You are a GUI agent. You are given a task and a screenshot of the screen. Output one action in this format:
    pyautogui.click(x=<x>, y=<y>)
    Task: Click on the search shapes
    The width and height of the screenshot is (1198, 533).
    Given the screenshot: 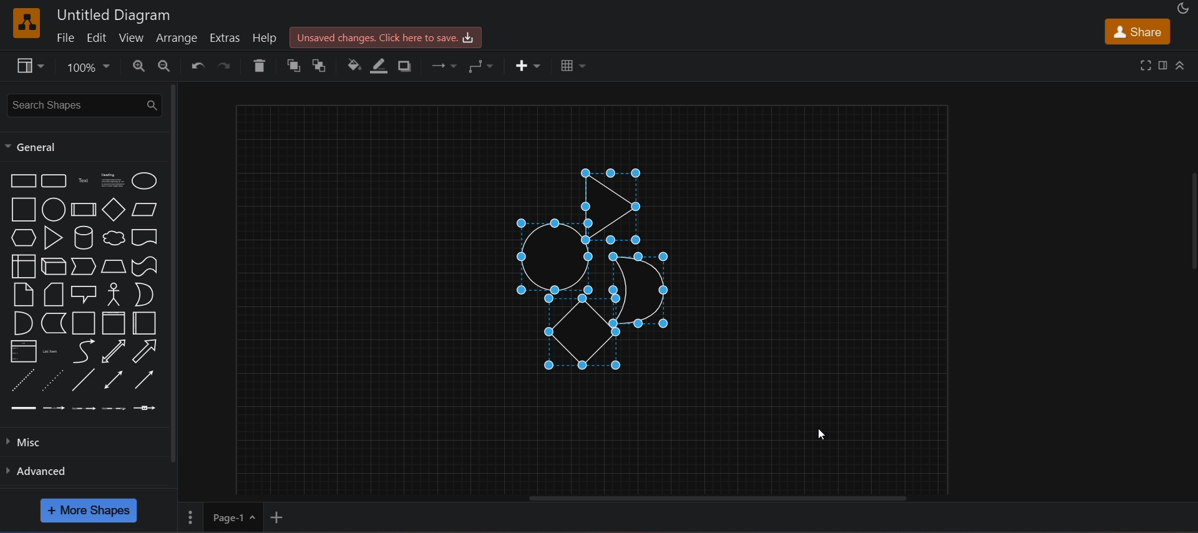 What is the action you would take?
    pyautogui.click(x=83, y=104)
    